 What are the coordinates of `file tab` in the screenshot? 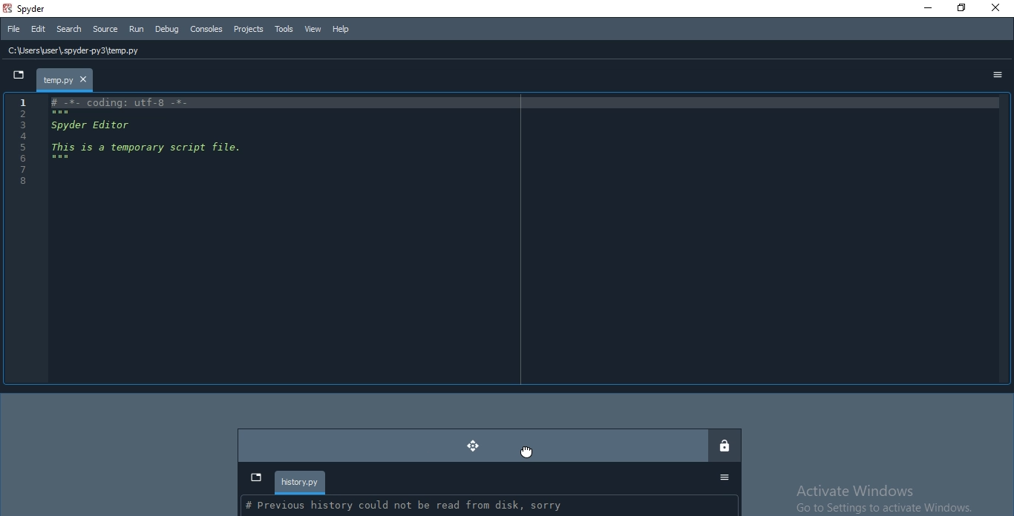 It's located at (64, 79).